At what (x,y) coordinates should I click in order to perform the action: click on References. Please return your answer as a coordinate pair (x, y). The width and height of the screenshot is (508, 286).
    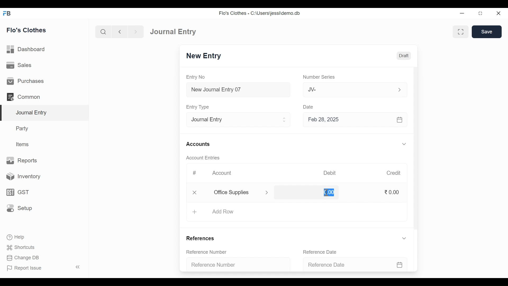
    Looking at the image, I should click on (202, 238).